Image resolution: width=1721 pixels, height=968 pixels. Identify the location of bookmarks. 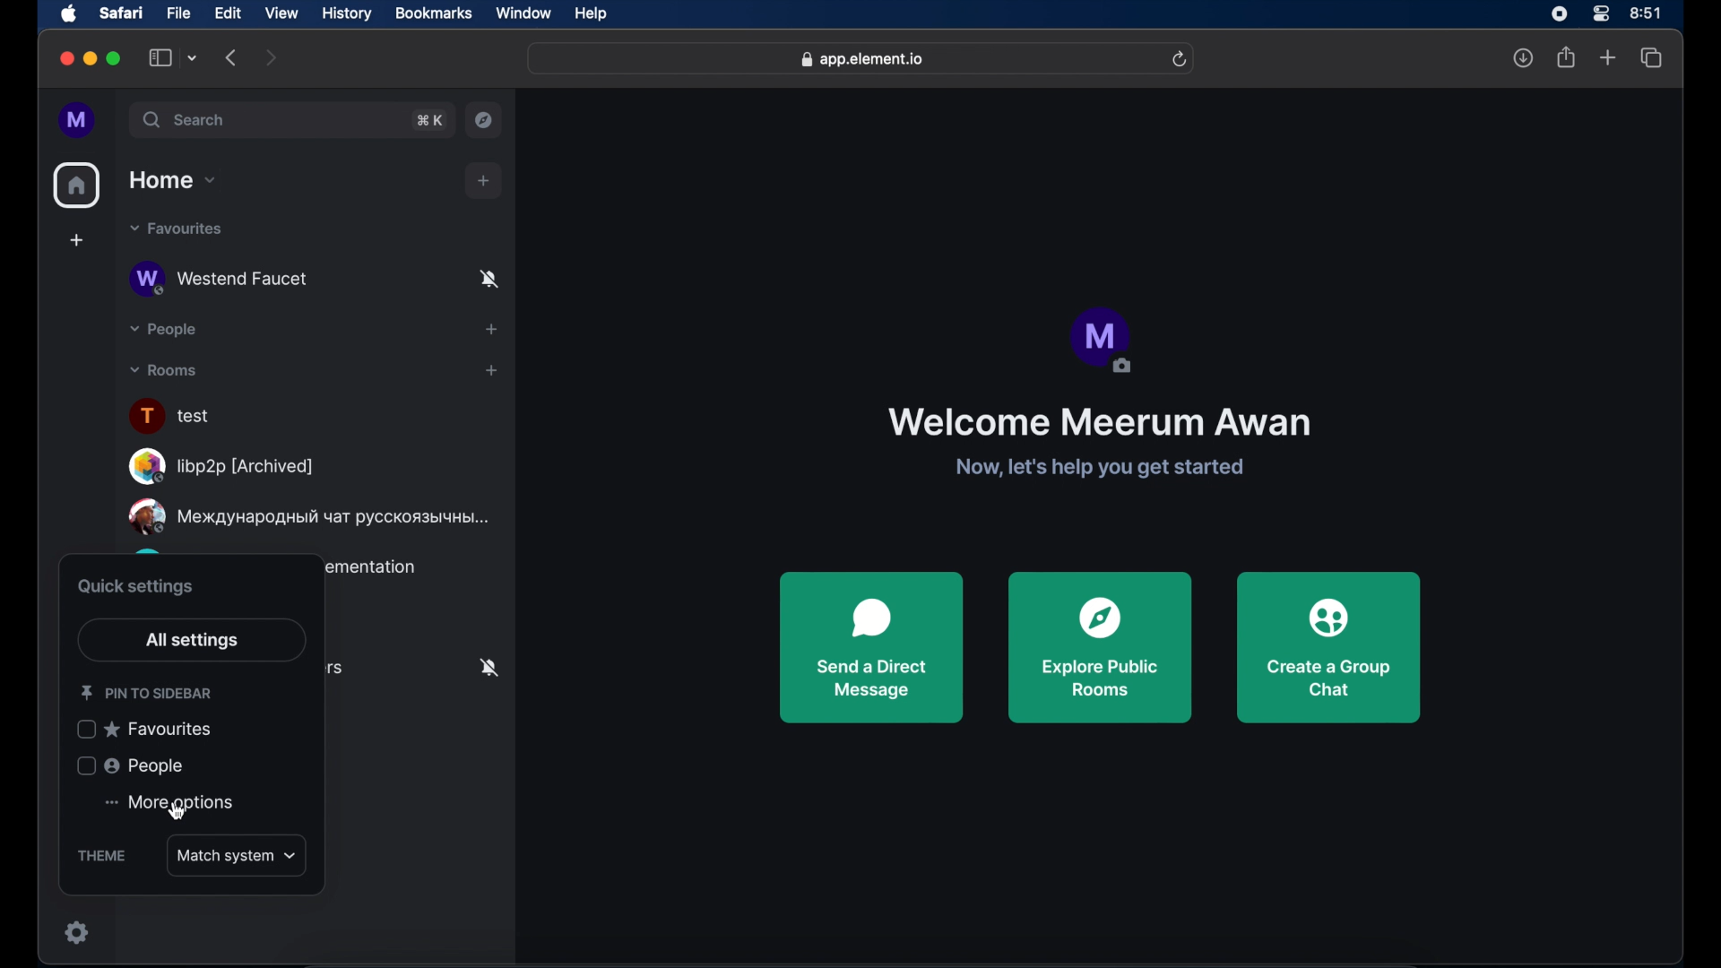
(435, 14).